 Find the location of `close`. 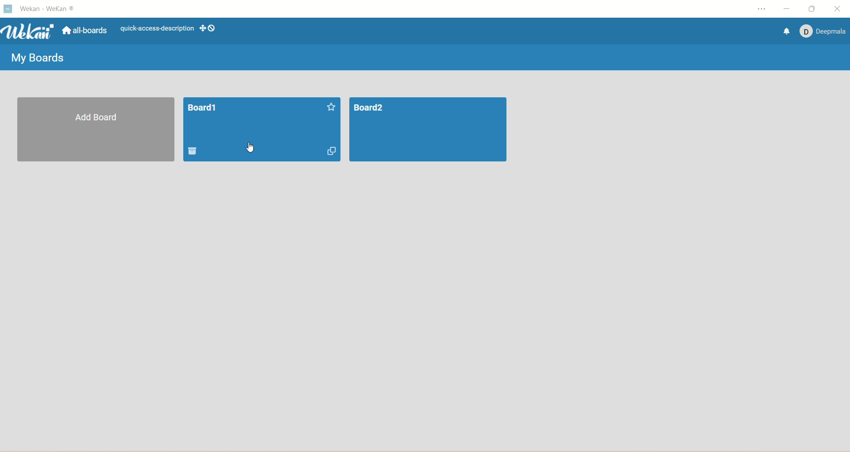

close is located at coordinates (835, 10).